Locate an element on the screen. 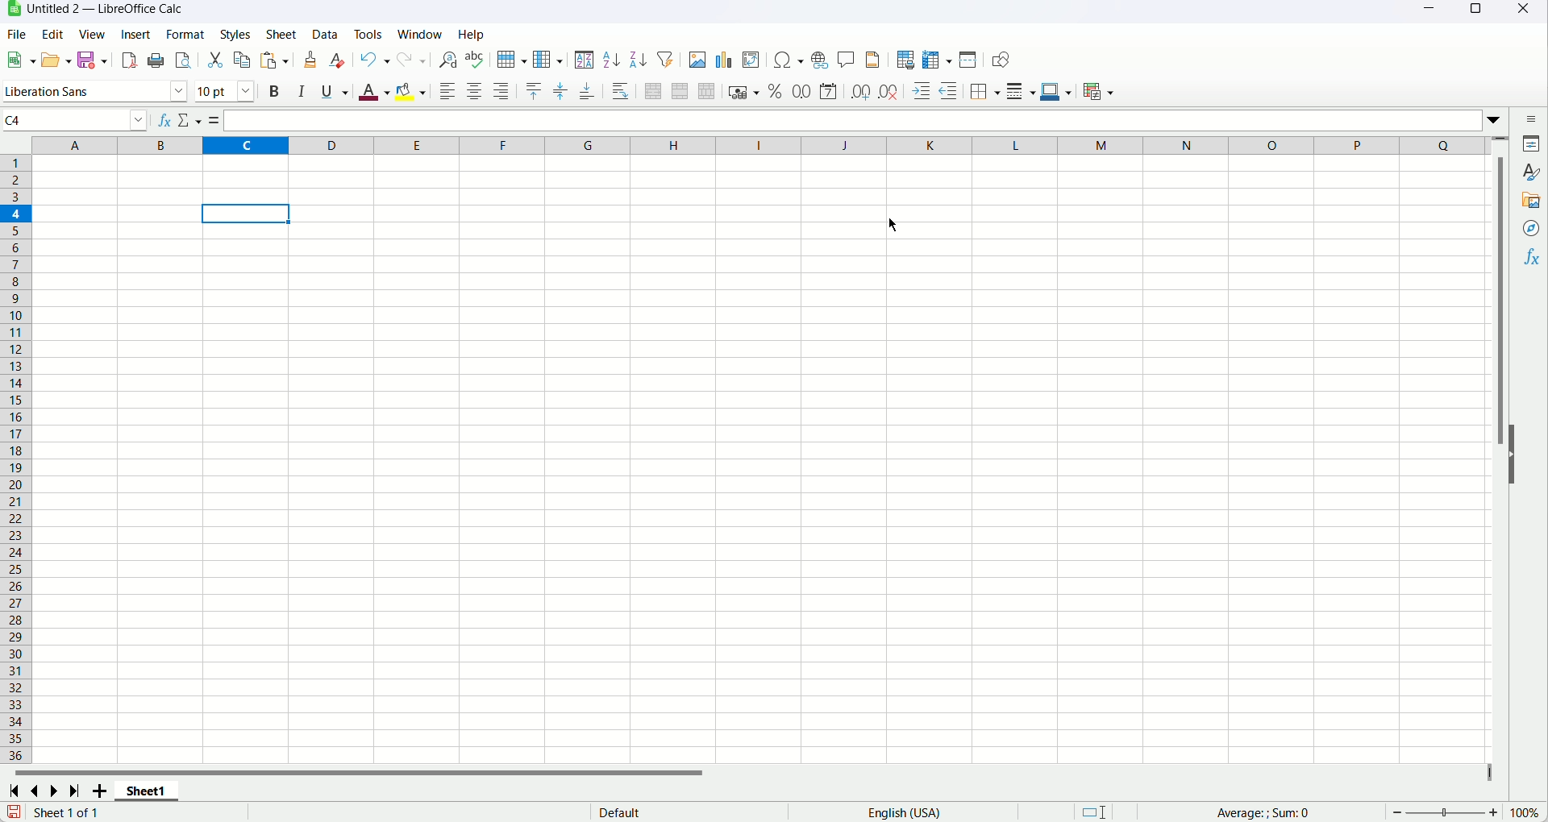  Window is located at coordinates (420, 34).